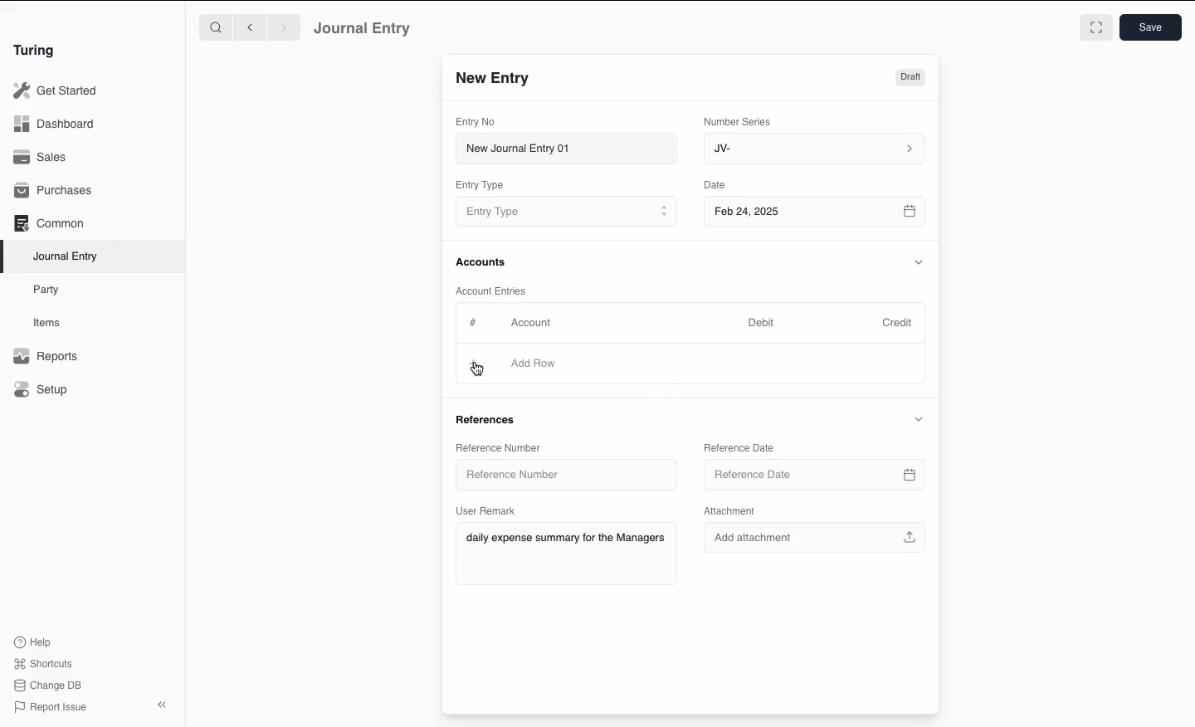 The height and width of the screenshot is (727, 1195). Describe the element at coordinates (534, 364) in the screenshot. I see `Add Row` at that location.